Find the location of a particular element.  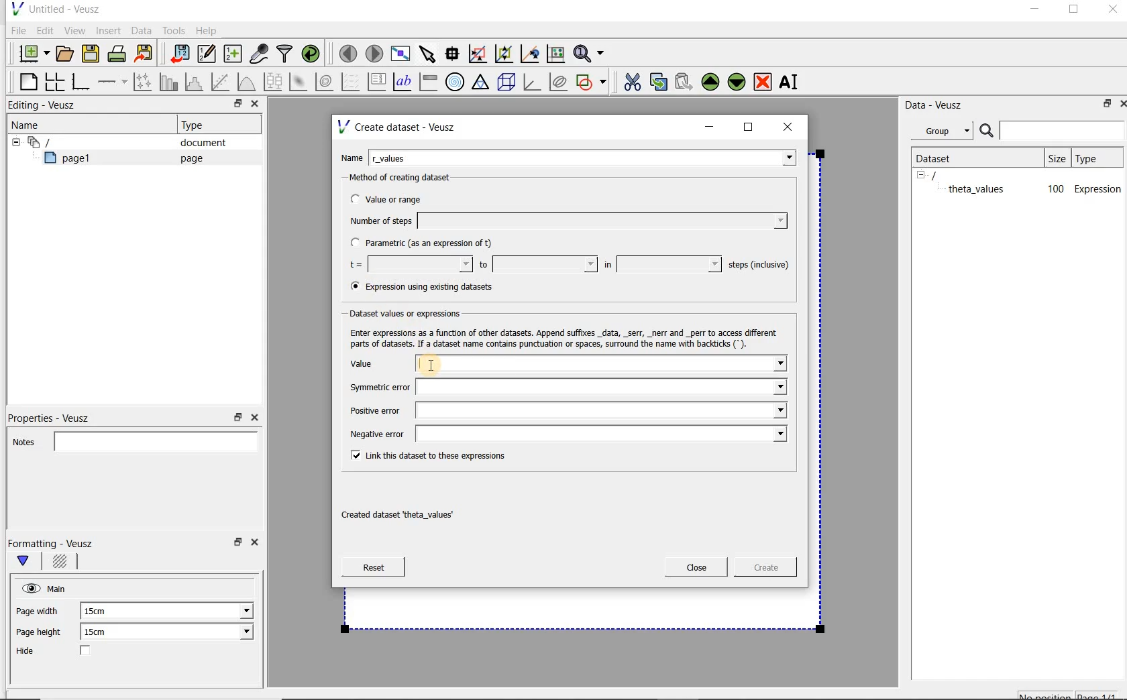

Type is located at coordinates (1095, 158).